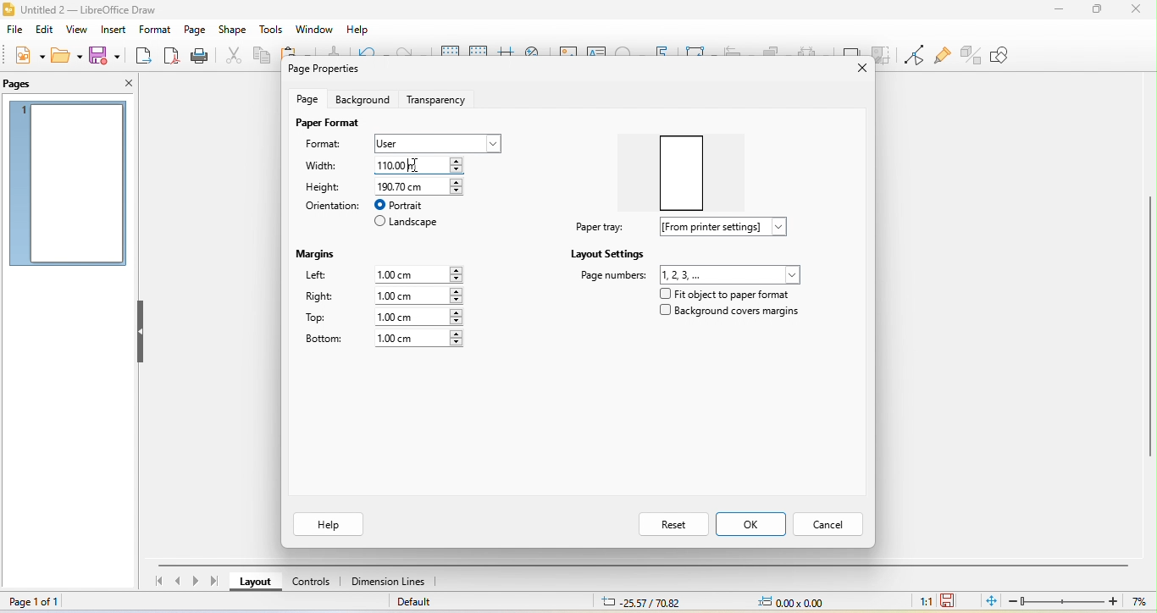 Image resolution: width=1157 pixels, height=613 pixels. Describe the element at coordinates (272, 30) in the screenshot. I see `tools` at that location.